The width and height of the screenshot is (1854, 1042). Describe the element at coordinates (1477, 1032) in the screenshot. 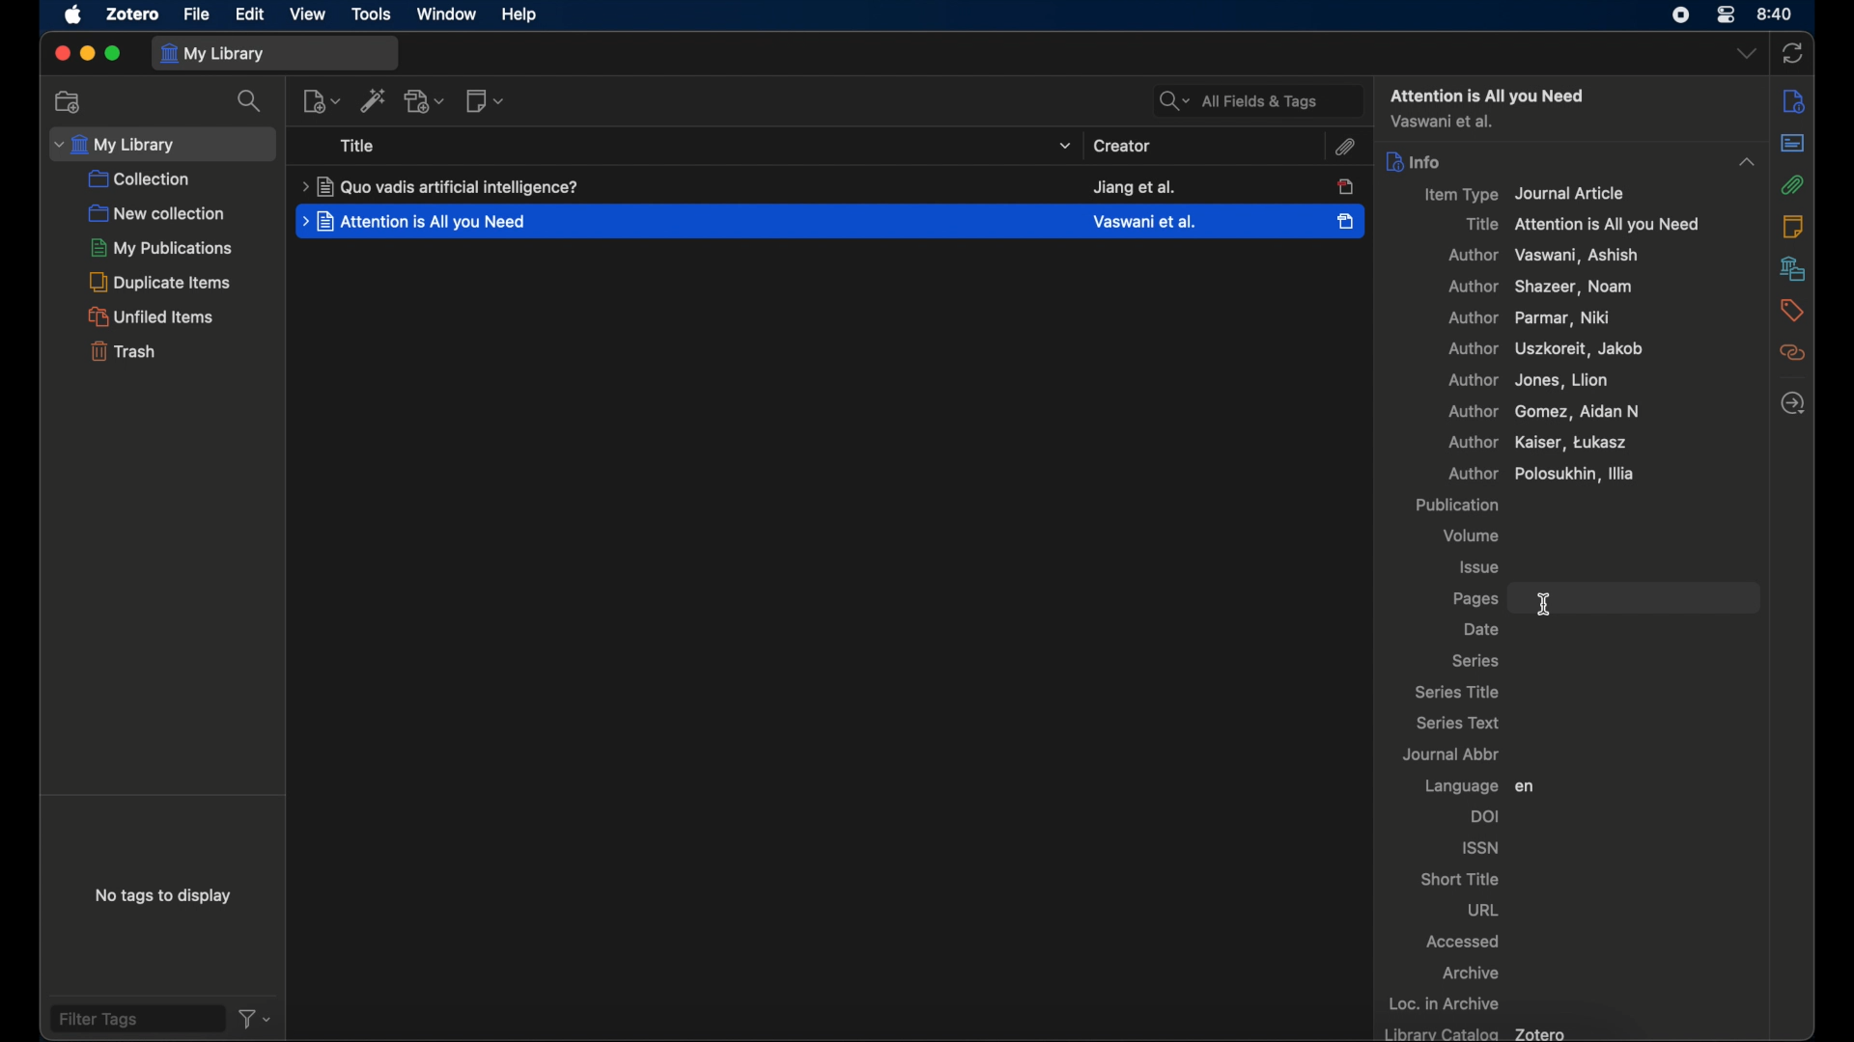

I see `library catalog zotero` at that location.